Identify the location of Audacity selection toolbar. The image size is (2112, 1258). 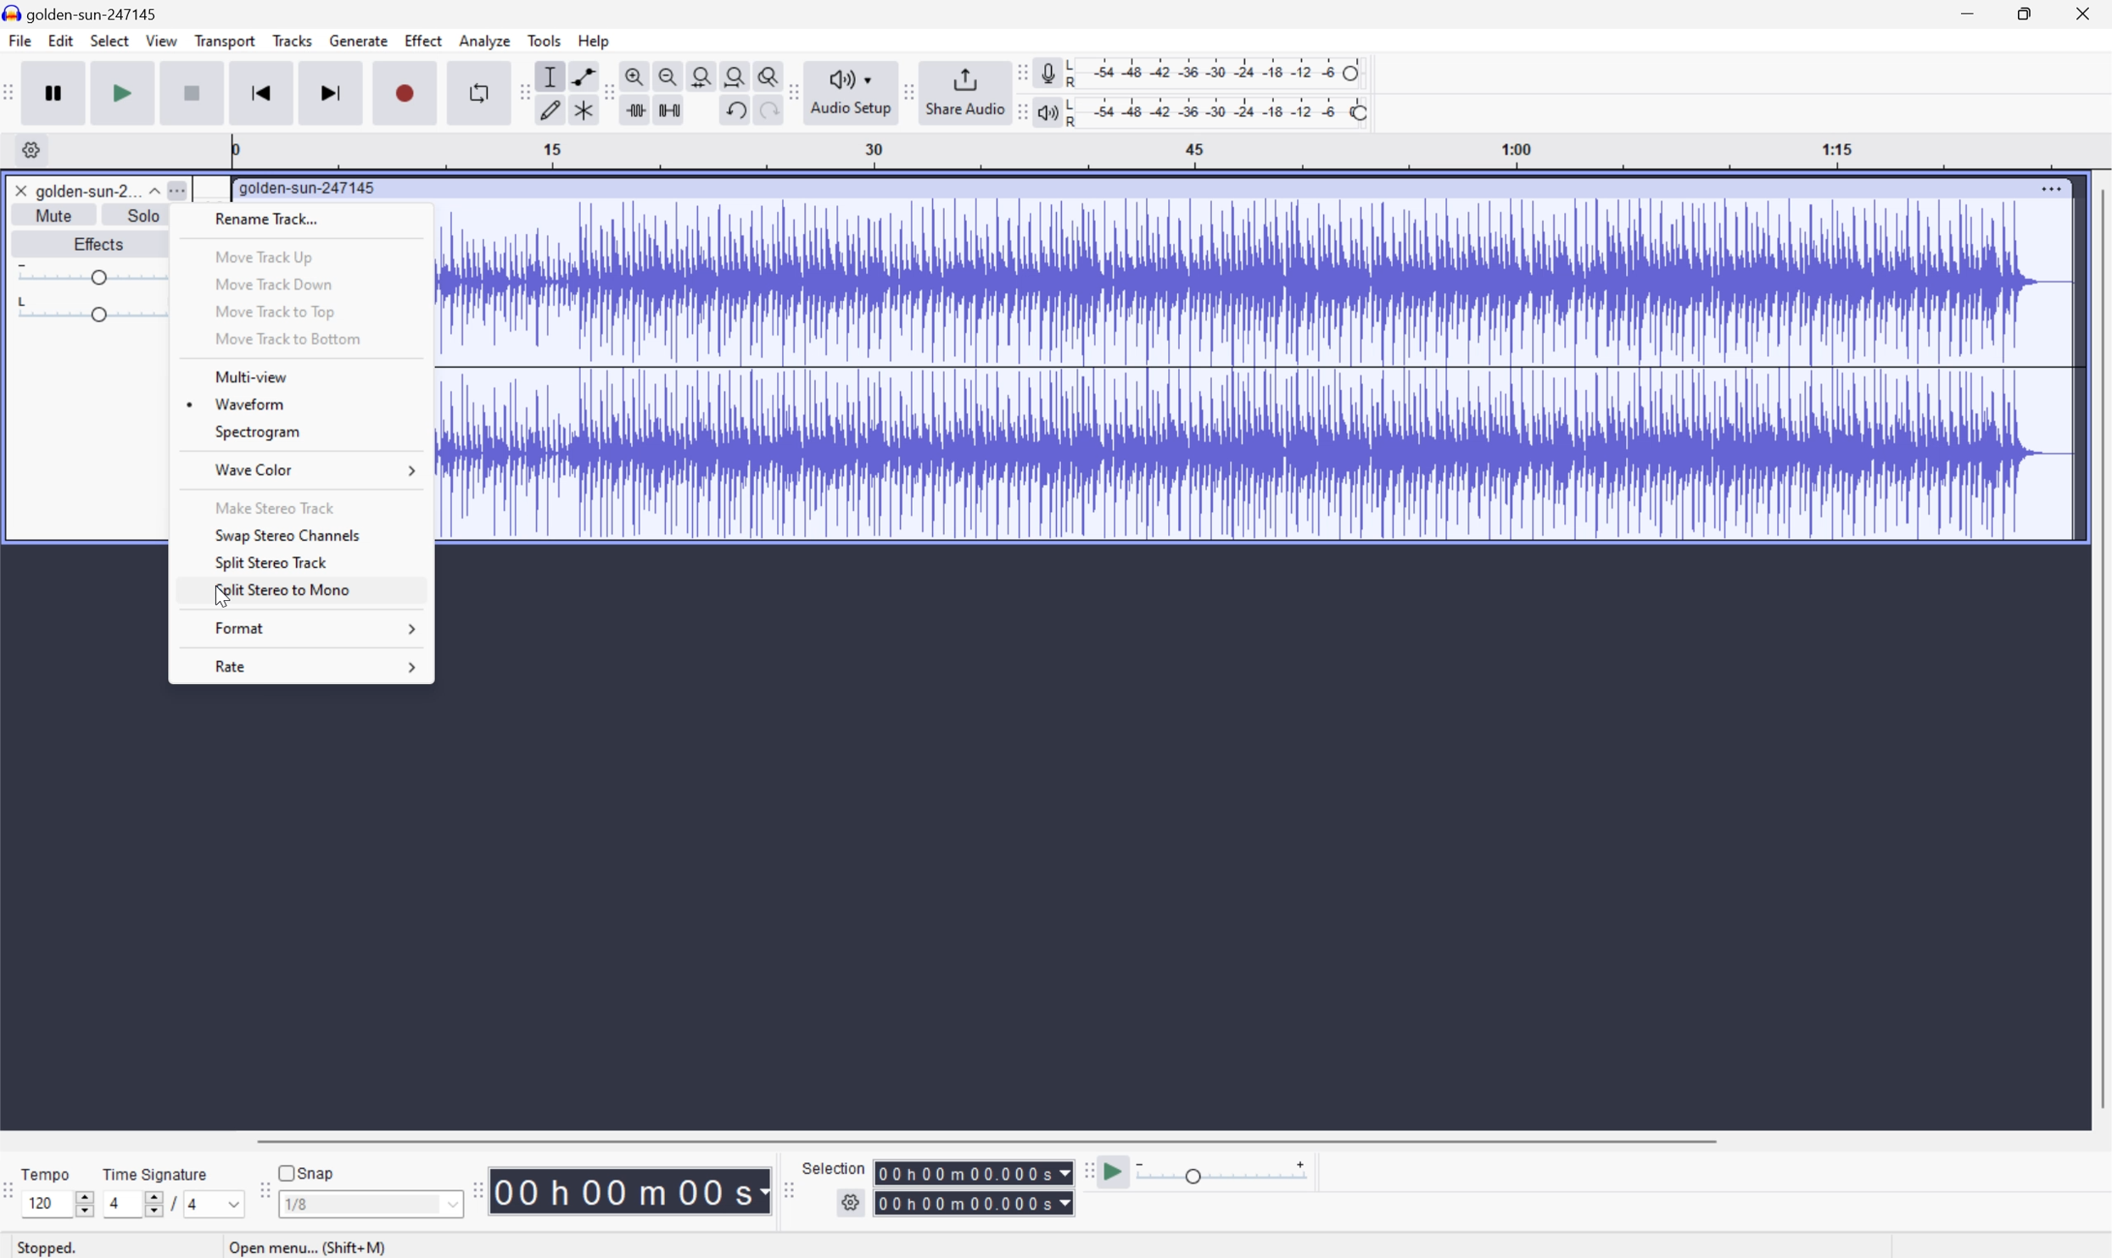
(783, 1186).